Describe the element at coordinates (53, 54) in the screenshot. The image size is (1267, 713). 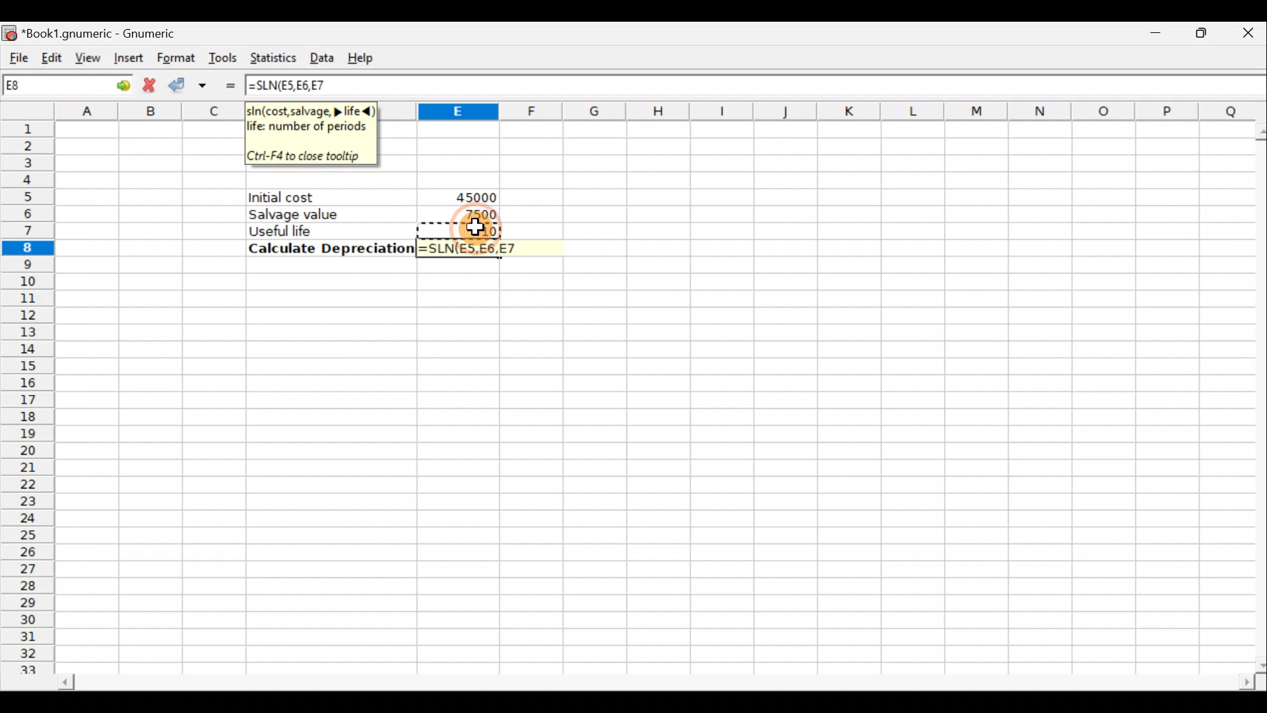
I see `Edit` at that location.